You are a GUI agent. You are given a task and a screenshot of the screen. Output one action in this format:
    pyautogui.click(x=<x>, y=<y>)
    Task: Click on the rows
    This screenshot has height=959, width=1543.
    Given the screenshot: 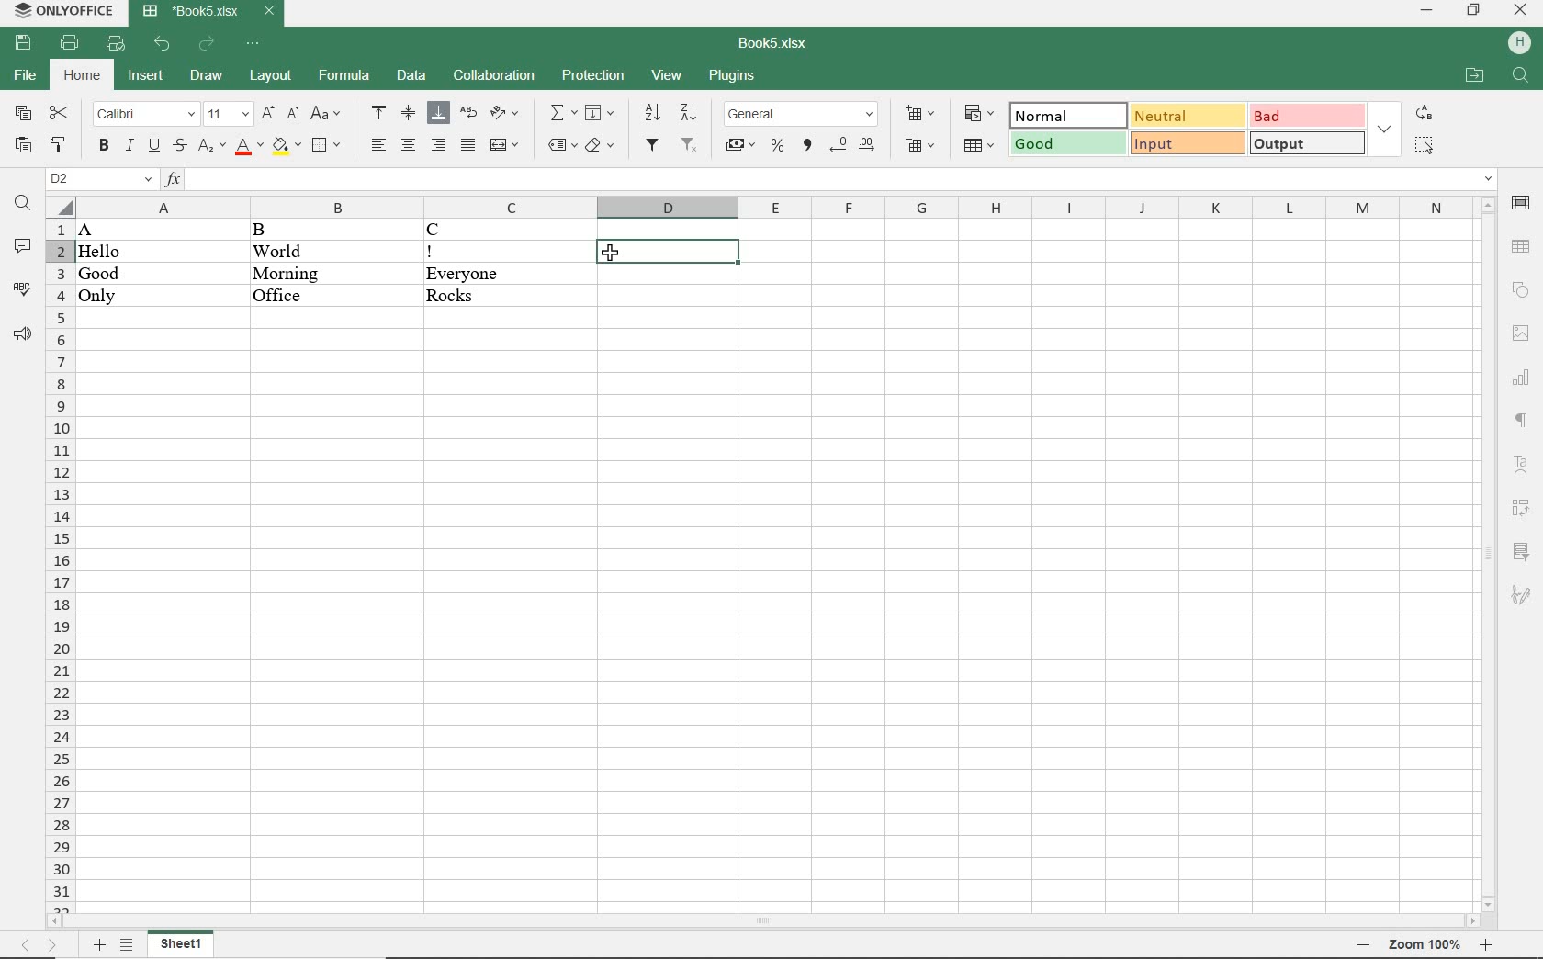 What is the action you would take?
    pyautogui.click(x=57, y=564)
    